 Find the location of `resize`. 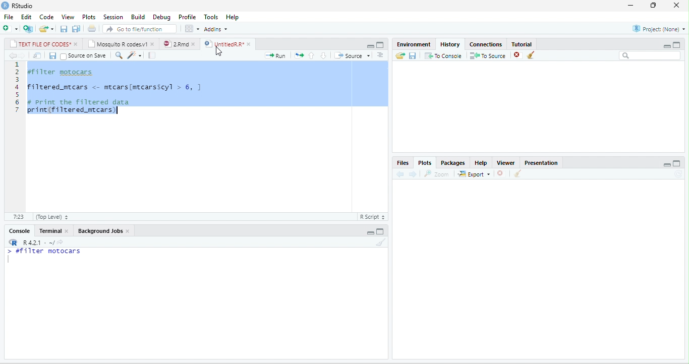

resize is located at coordinates (652, 6).